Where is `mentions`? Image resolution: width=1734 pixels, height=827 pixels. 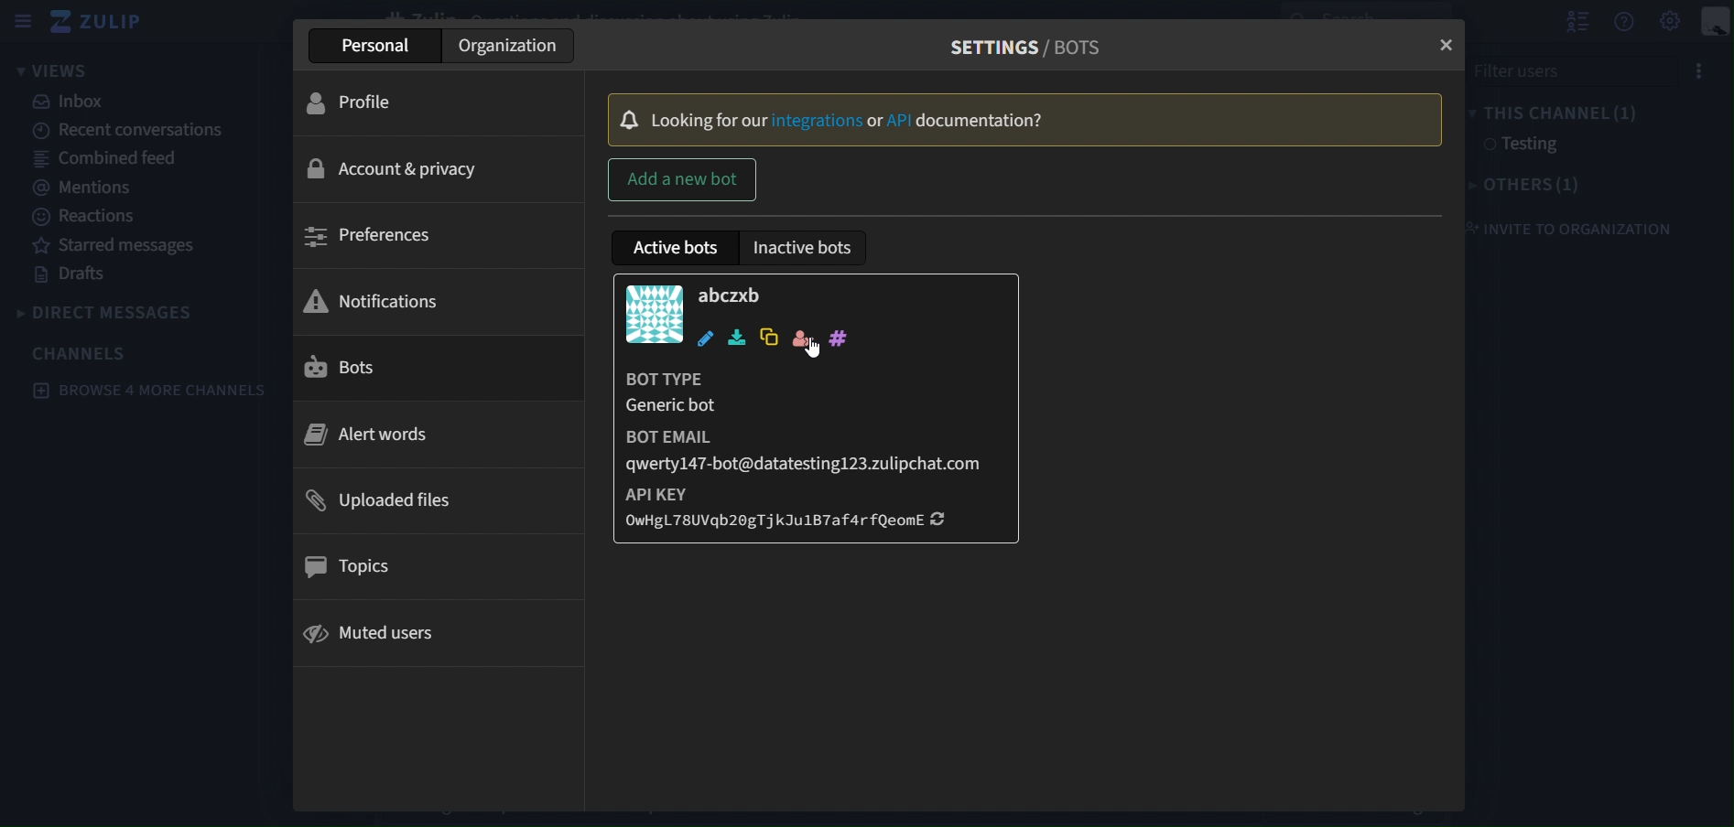
mentions is located at coordinates (81, 188).